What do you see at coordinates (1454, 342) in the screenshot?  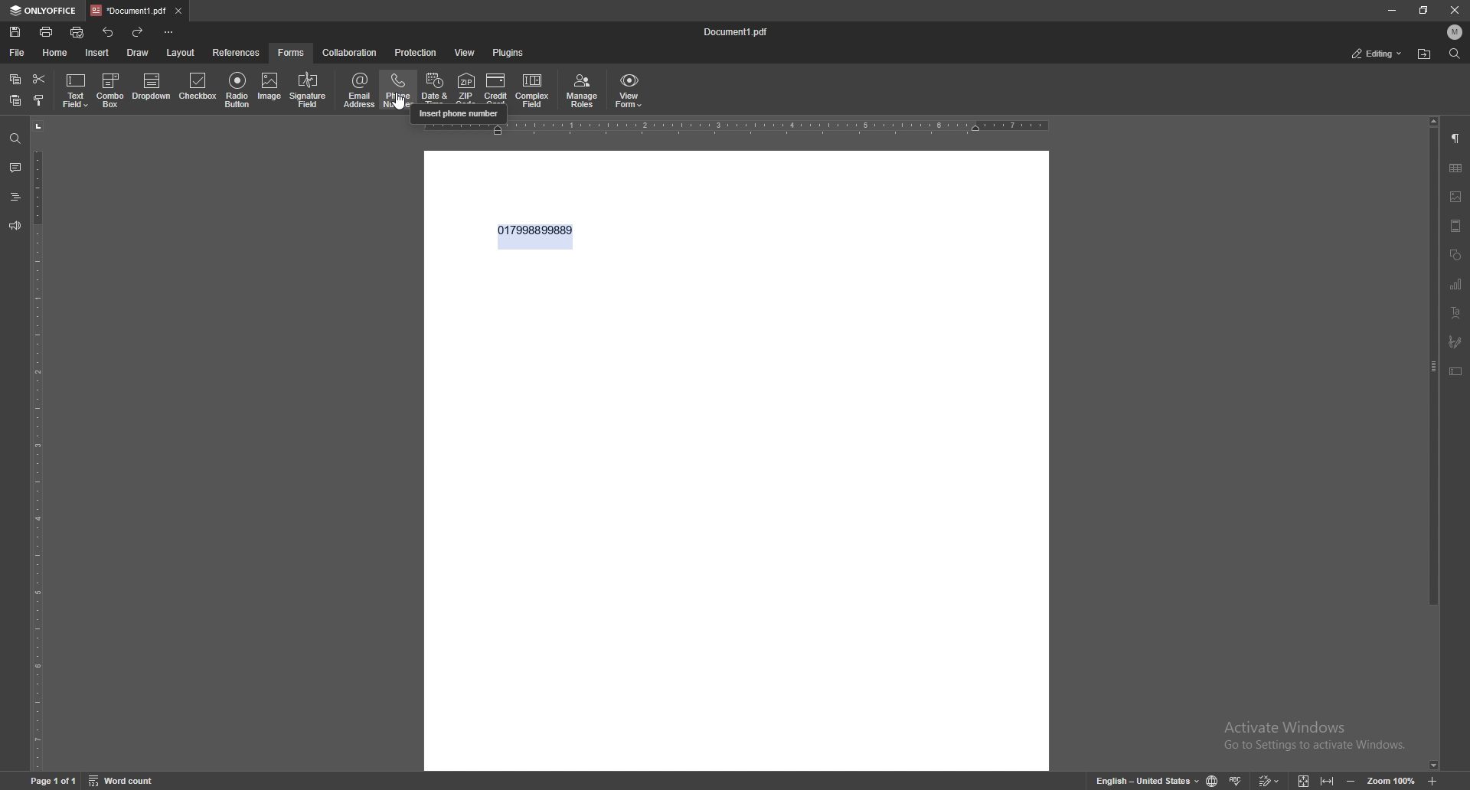 I see `signature` at bounding box center [1454, 342].